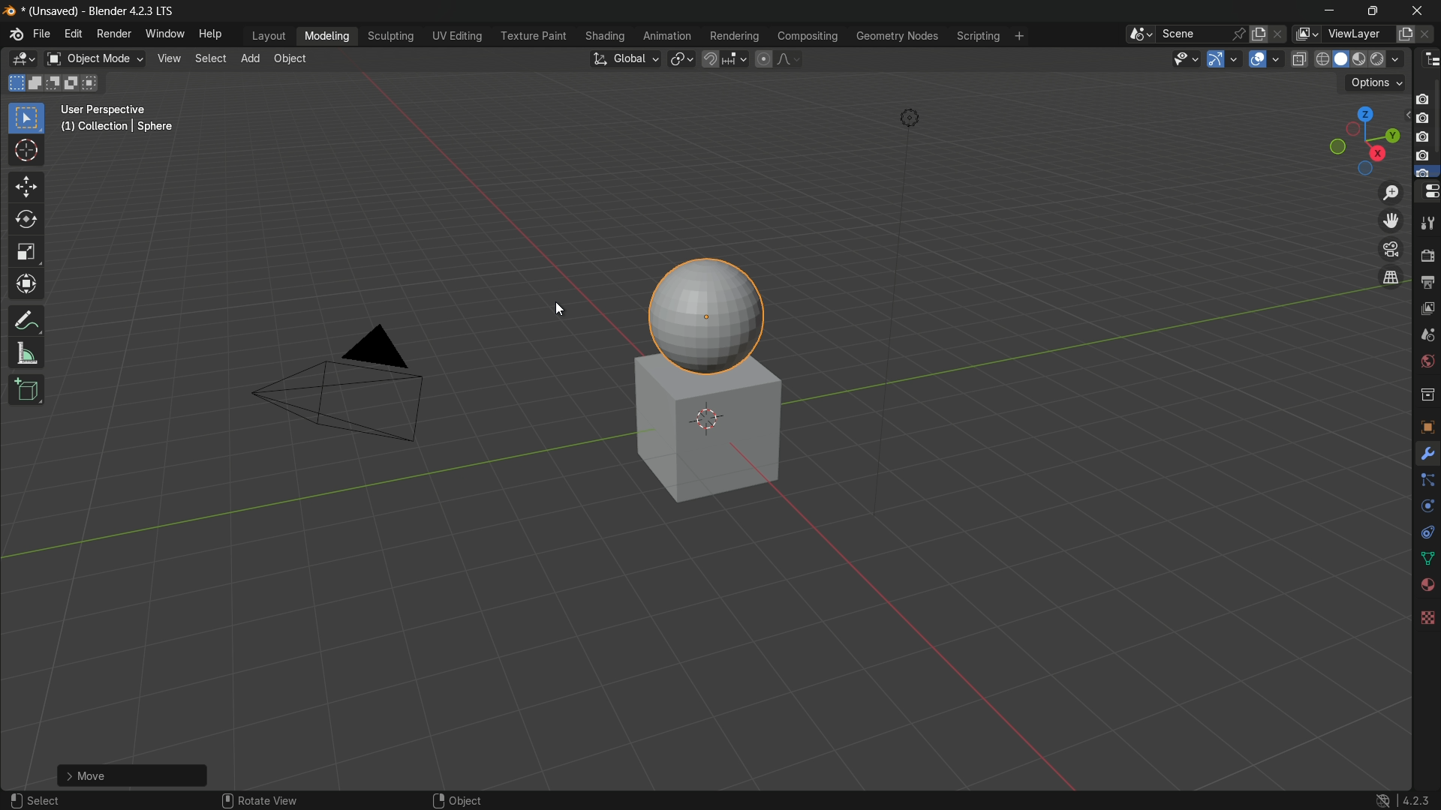  Describe the element at coordinates (75, 34) in the screenshot. I see `edit menu` at that location.